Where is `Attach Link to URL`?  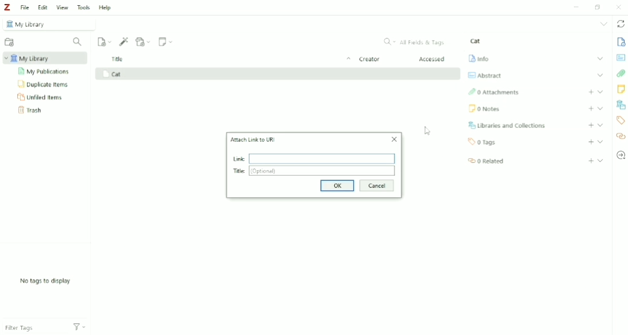
Attach Link to URL is located at coordinates (252, 139).